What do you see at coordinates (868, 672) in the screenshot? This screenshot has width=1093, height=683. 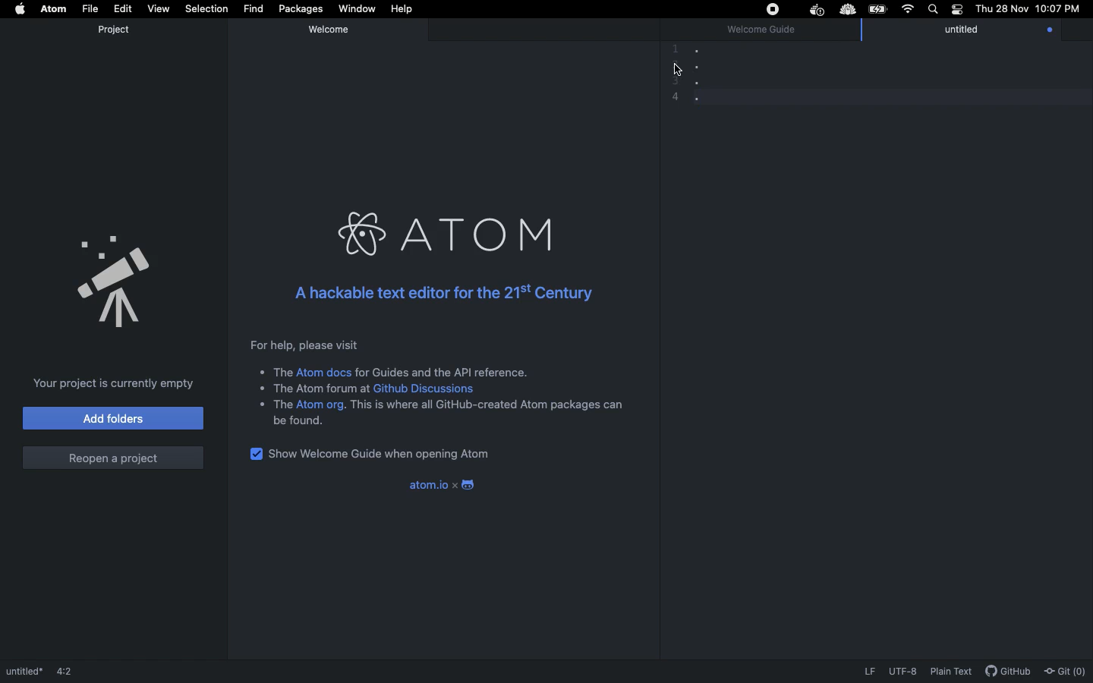 I see `LF` at bounding box center [868, 672].